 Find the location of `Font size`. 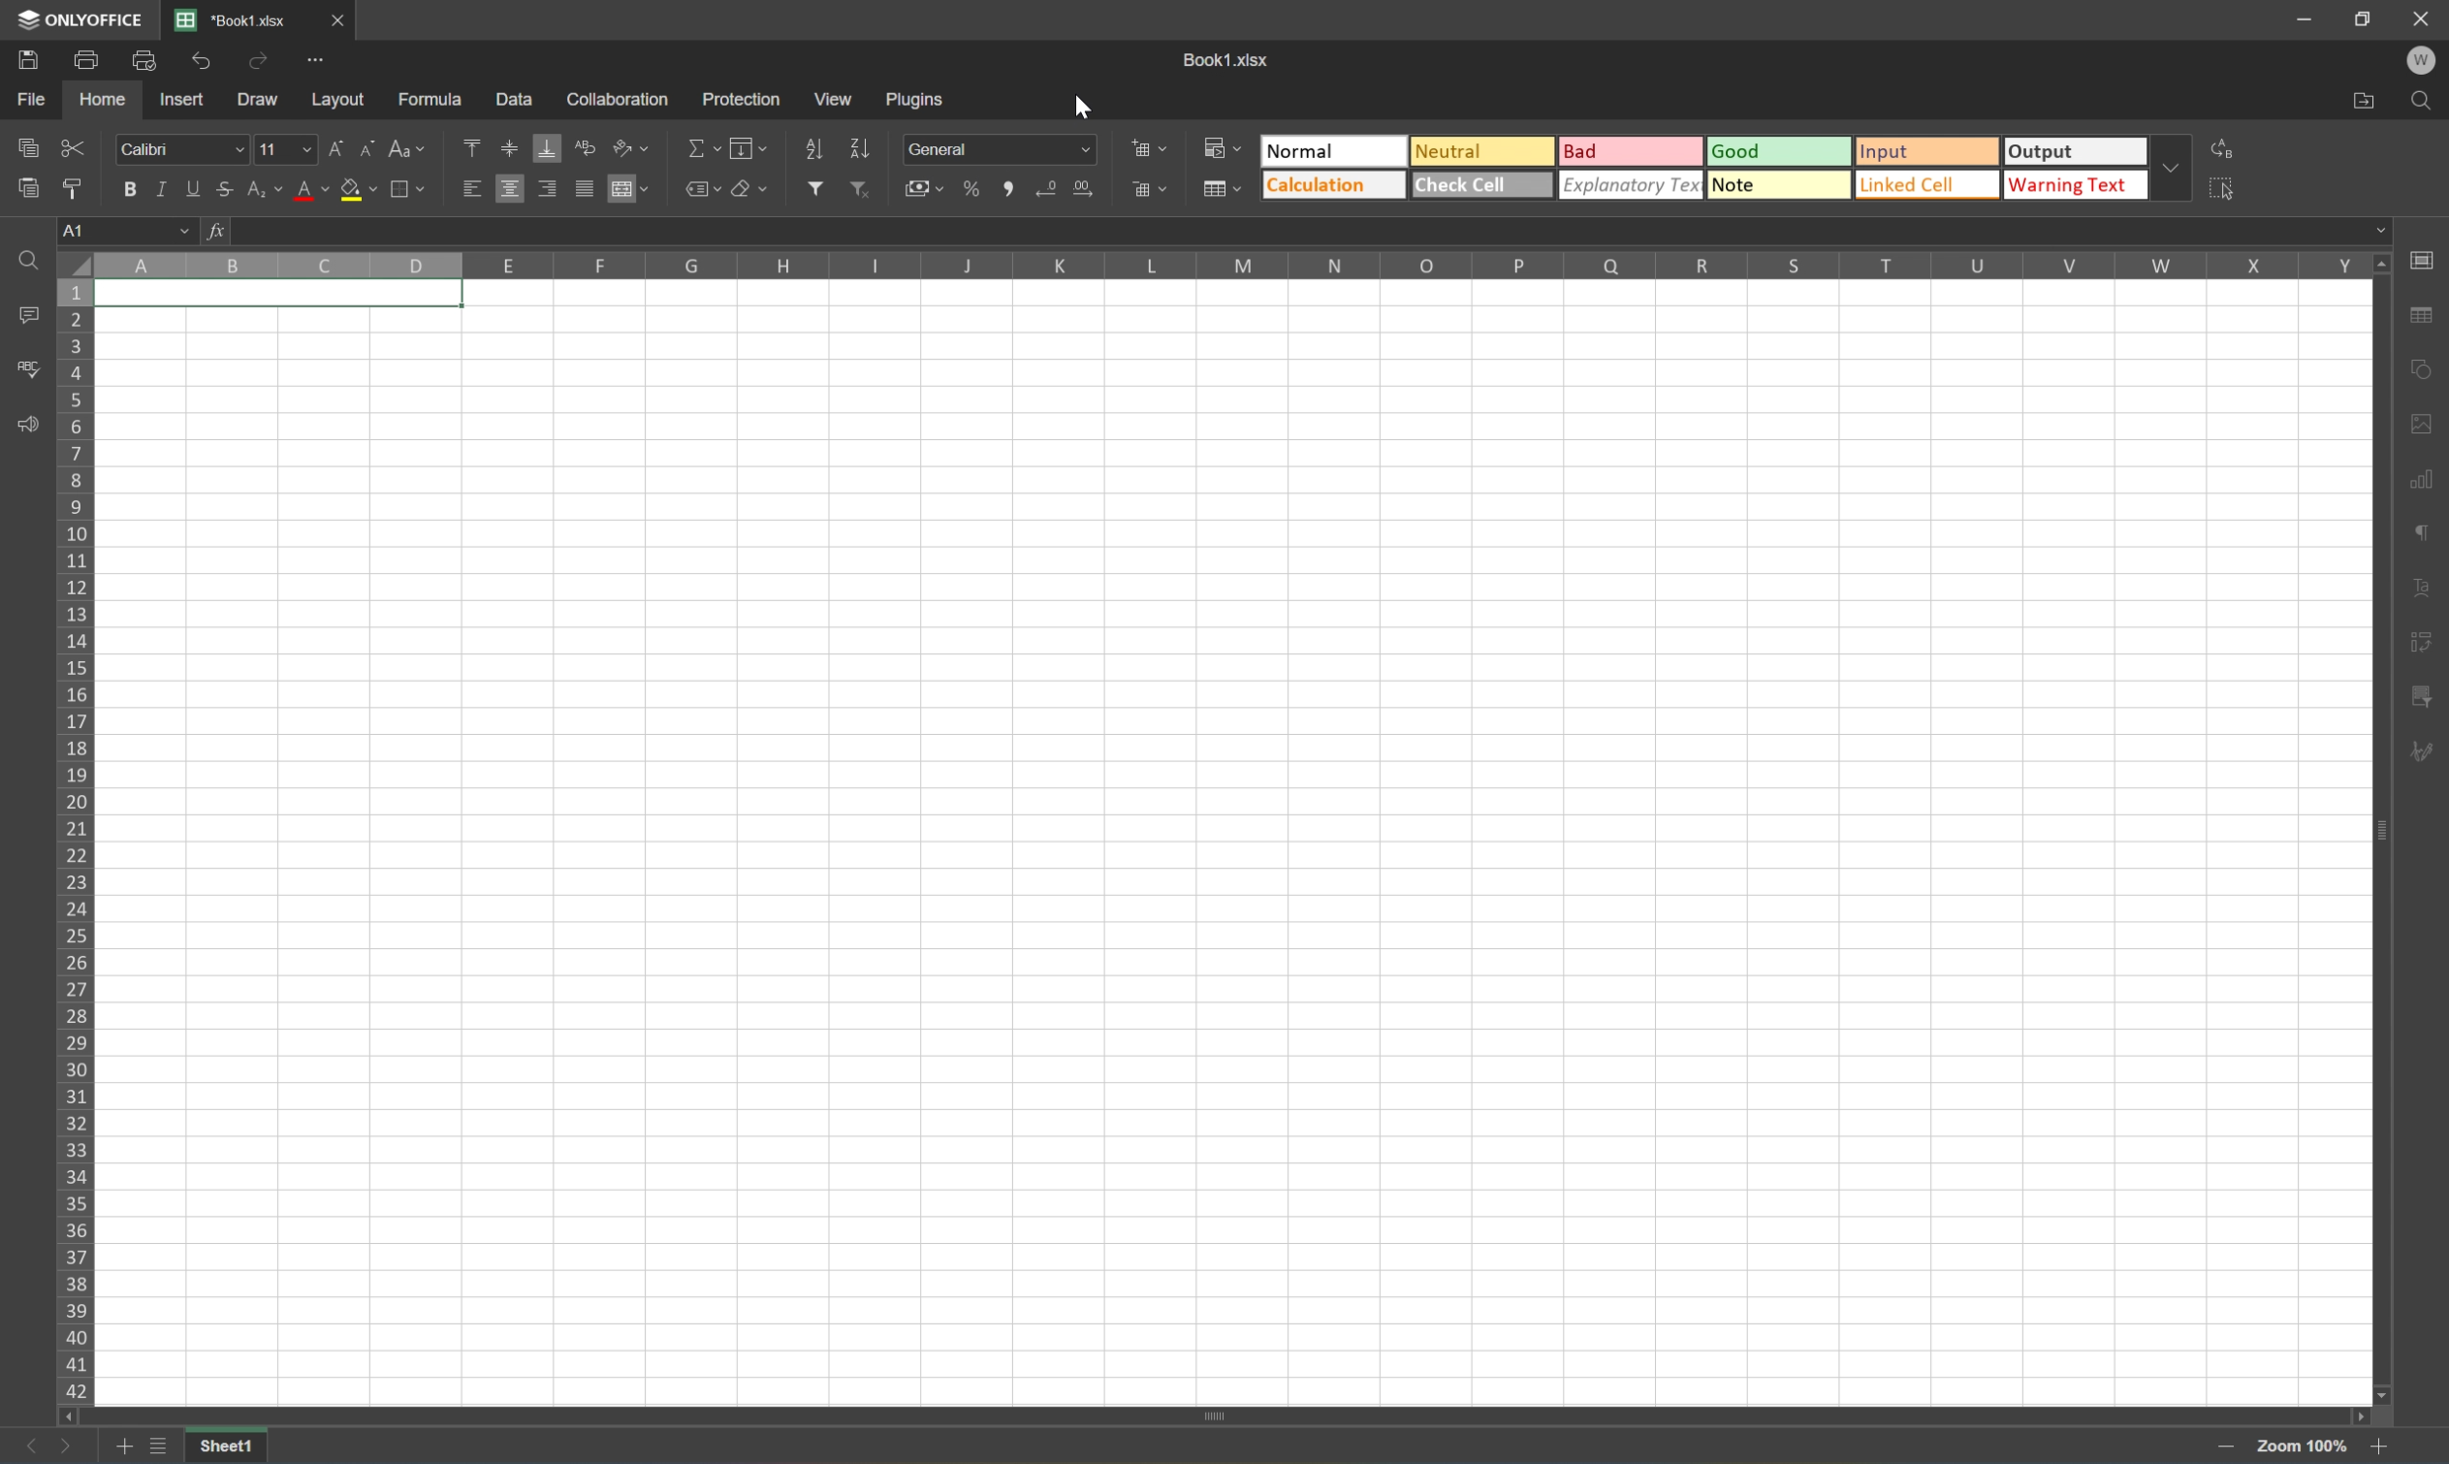

Font size is located at coordinates (283, 152).